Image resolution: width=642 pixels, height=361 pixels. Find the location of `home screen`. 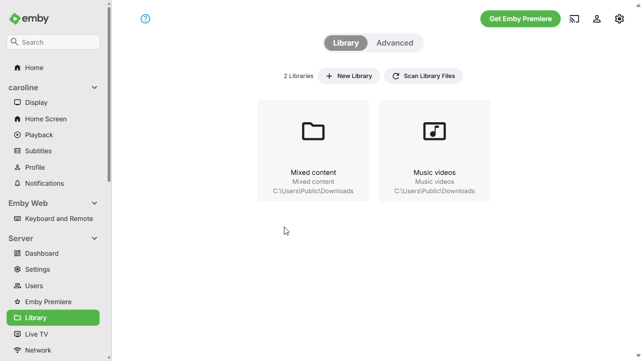

home screen is located at coordinates (41, 118).